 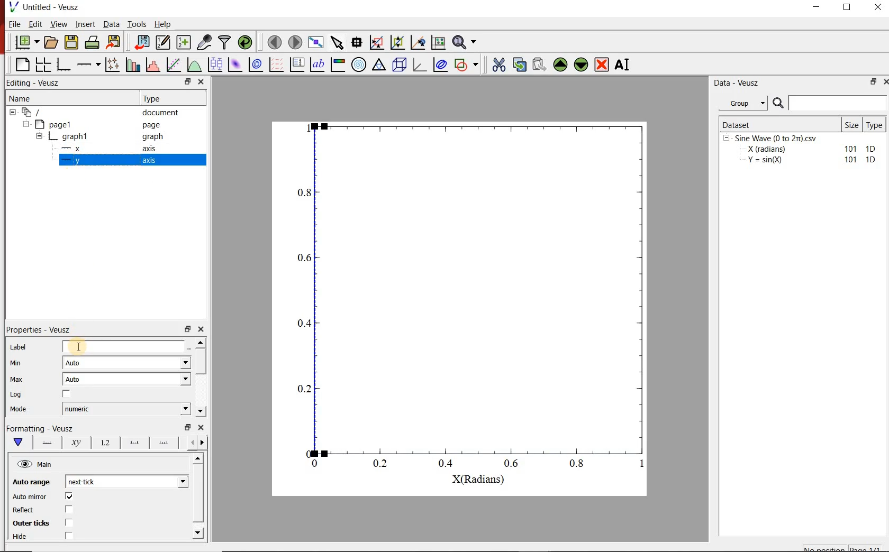 What do you see at coordinates (13, 6) in the screenshot?
I see `Logo` at bounding box center [13, 6].